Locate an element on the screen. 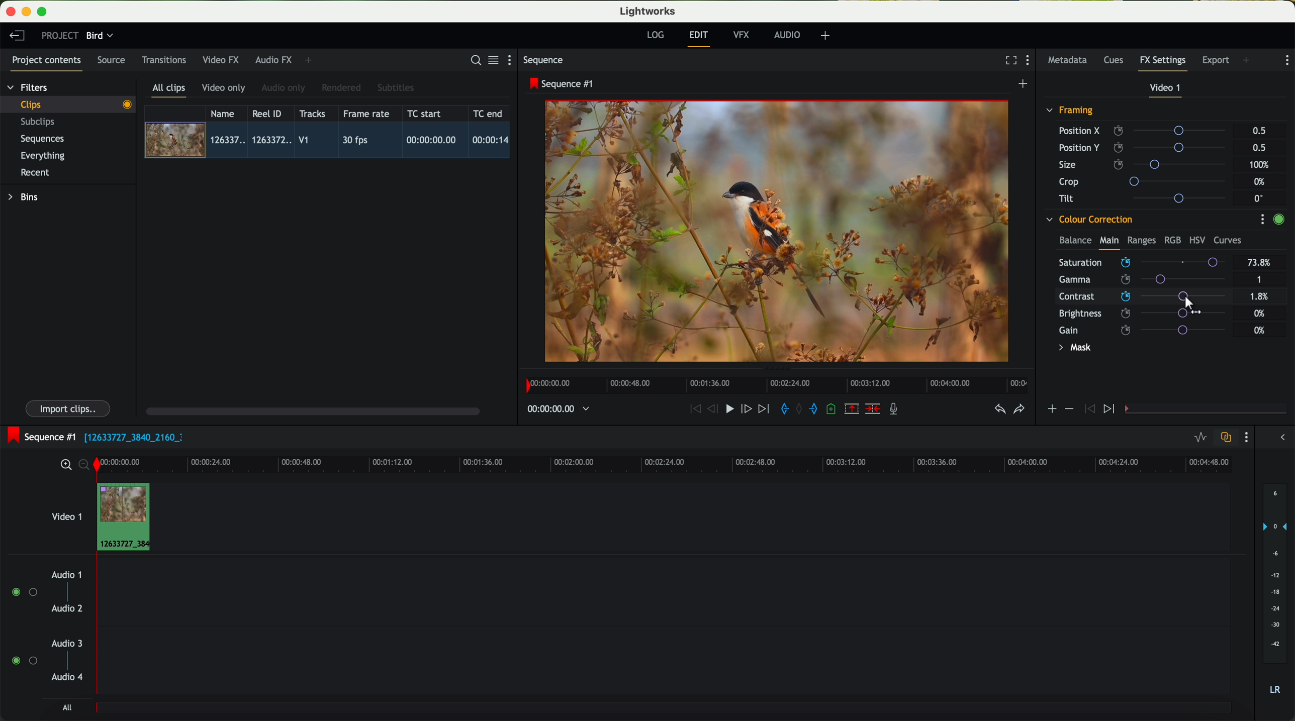 The height and width of the screenshot is (721, 1295). add a cue at the current position is located at coordinates (832, 409).